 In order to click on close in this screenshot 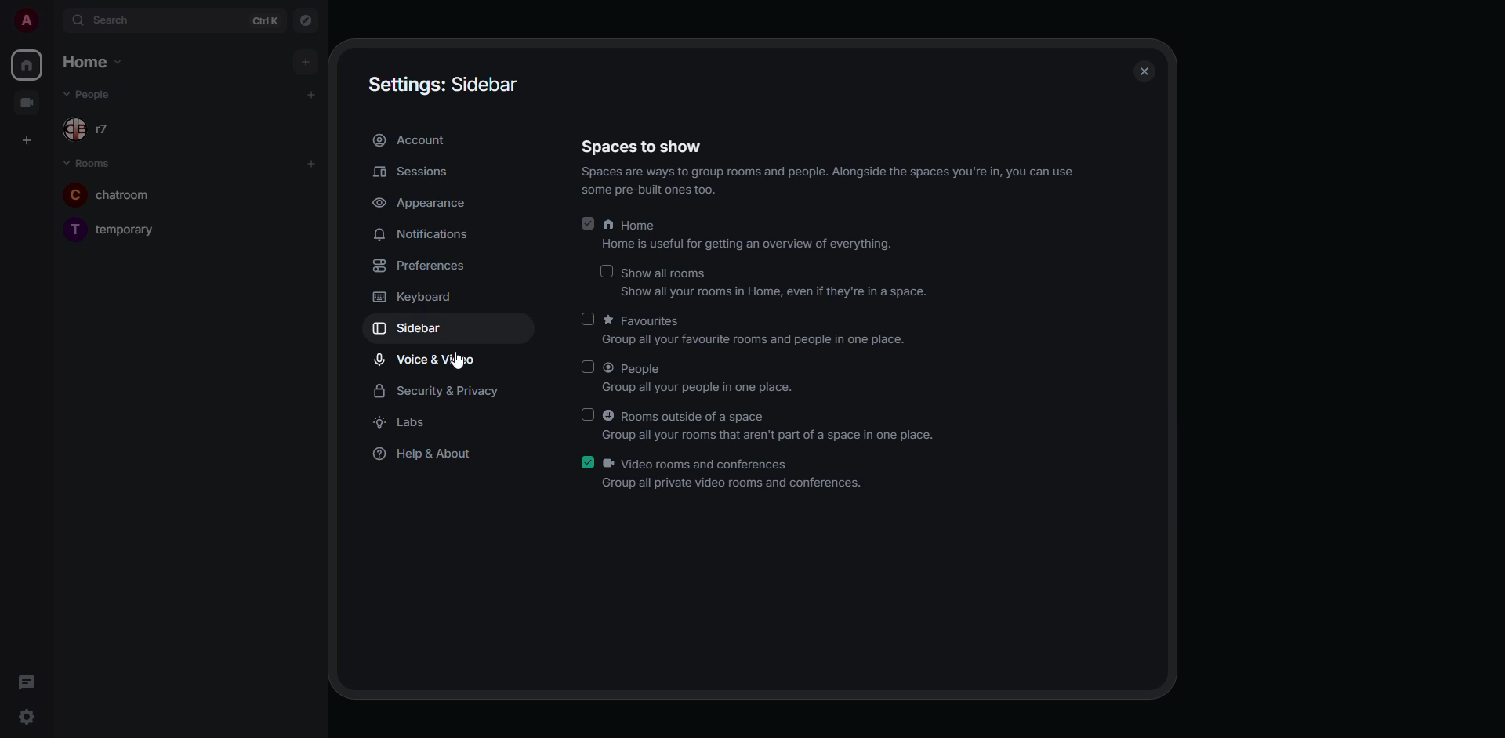, I will do `click(1146, 71)`.